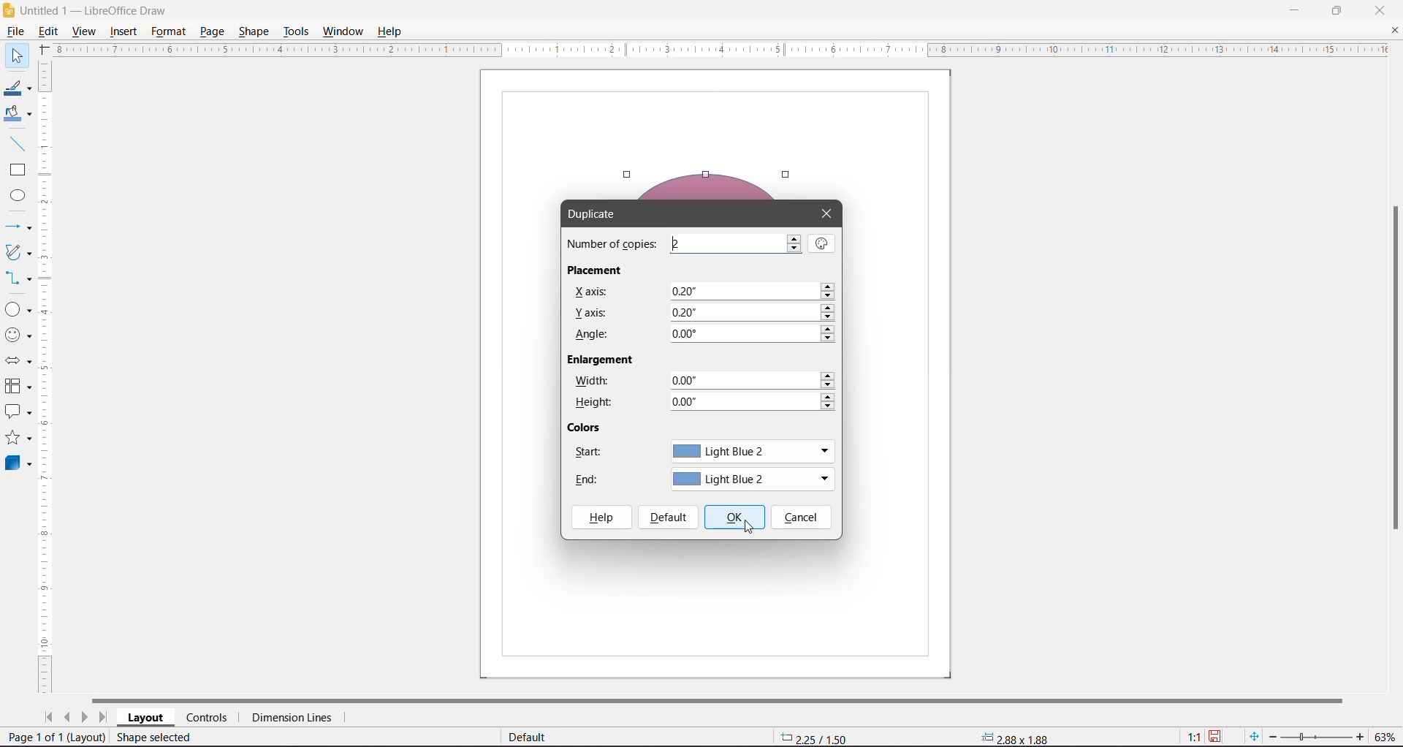 The image size is (1403, 747). What do you see at coordinates (210, 718) in the screenshot?
I see `Controls` at bounding box center [210, 718].